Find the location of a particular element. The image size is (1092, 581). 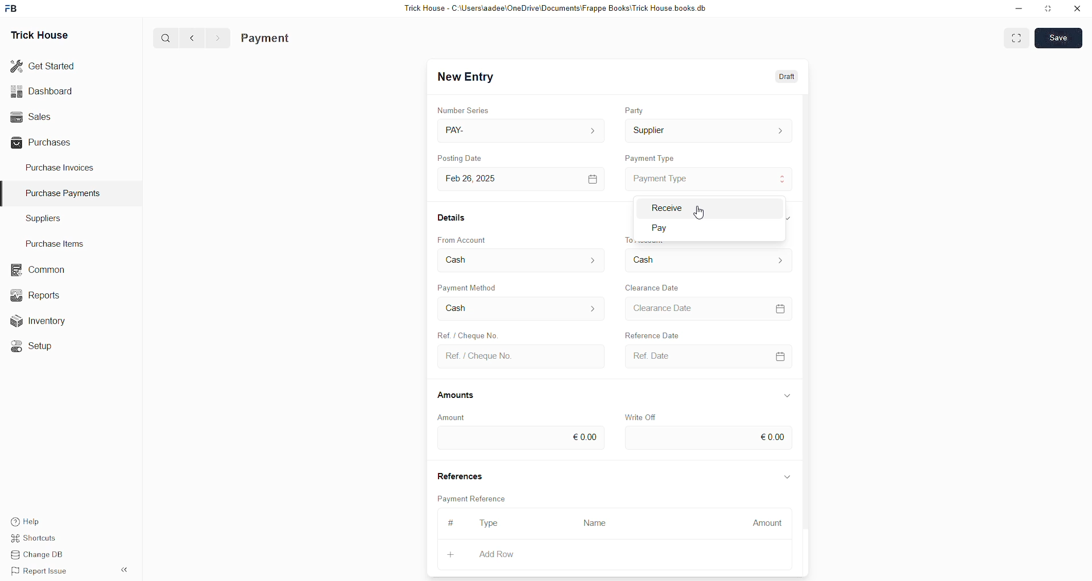

frappebooks logo is located at coordinates (13, 7).